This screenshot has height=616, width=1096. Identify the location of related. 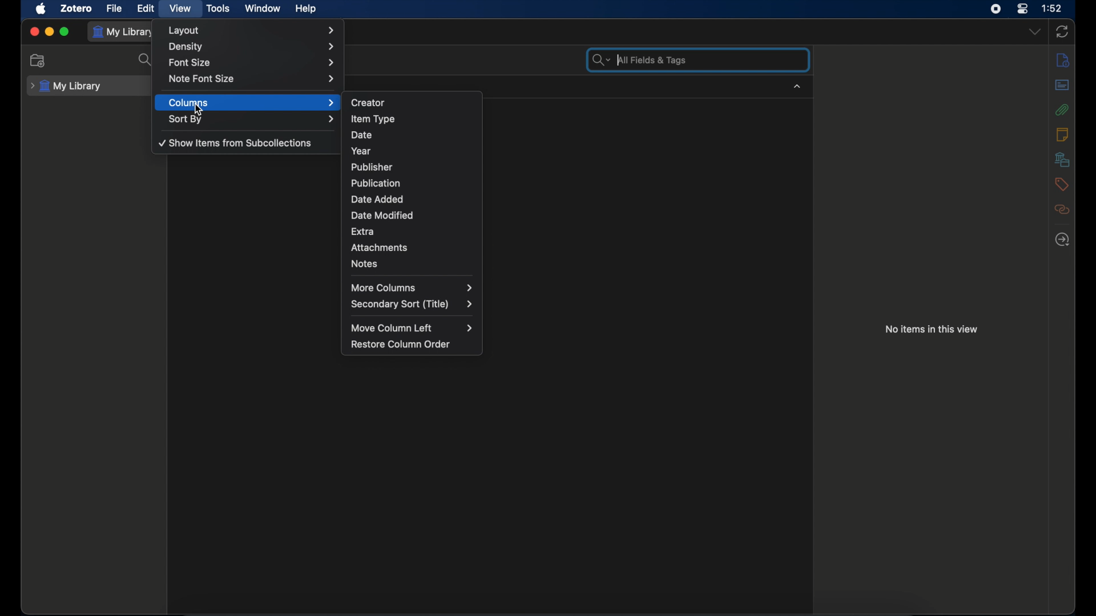
(1062, 209).